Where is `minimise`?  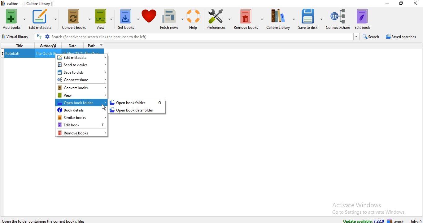 minimise is located at coordinates (385, 4).